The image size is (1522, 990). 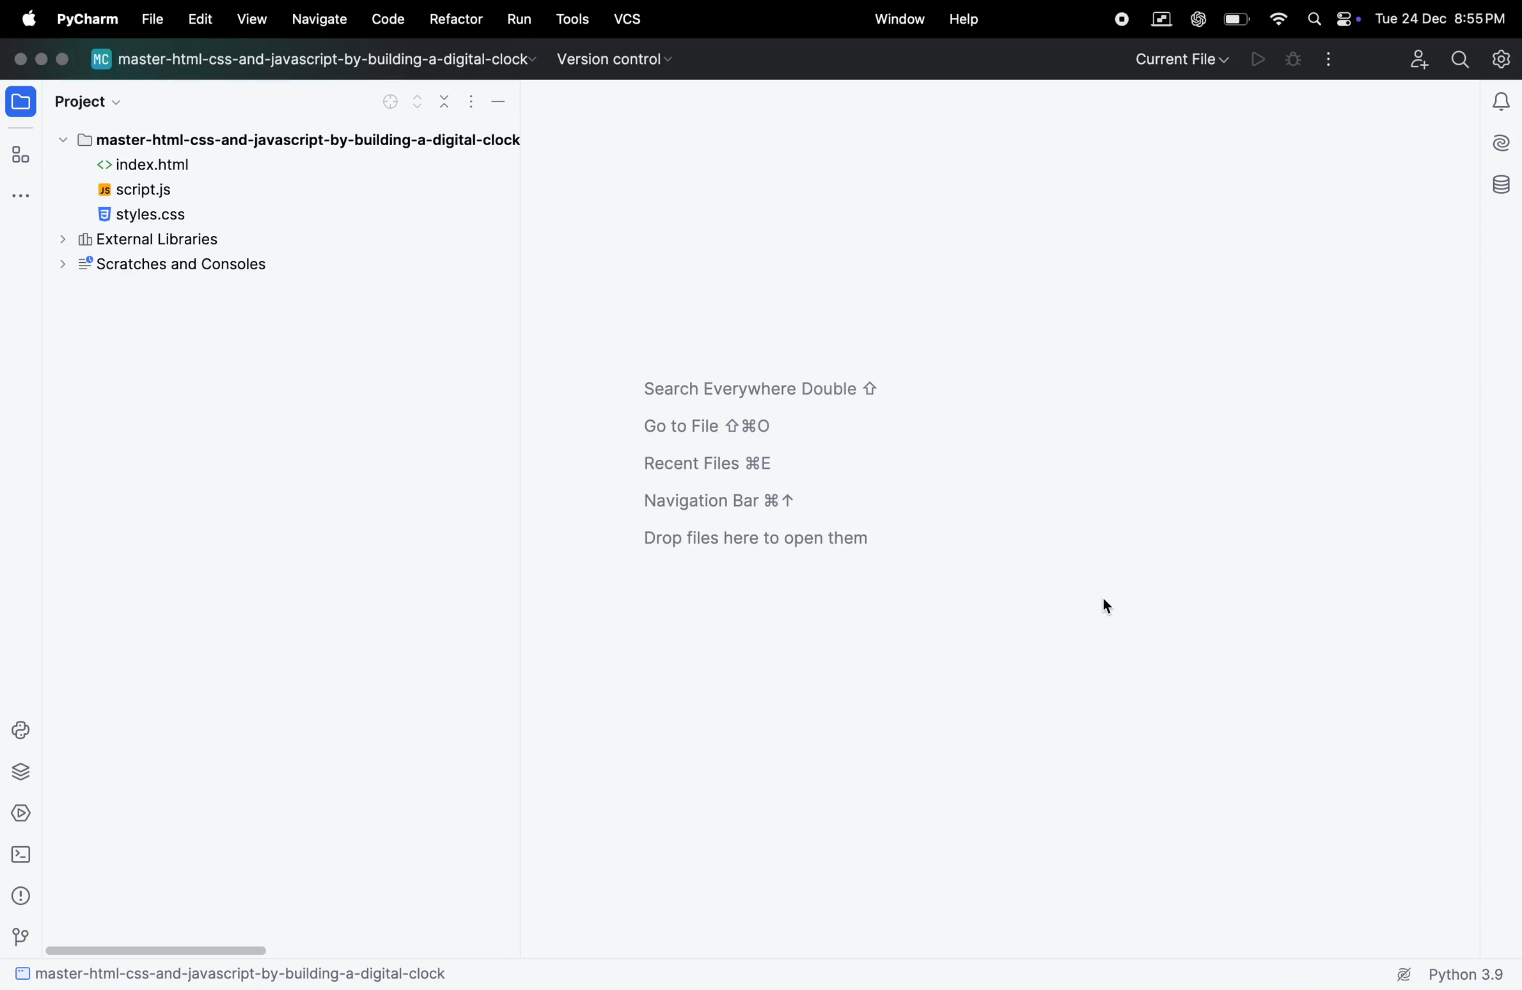 I want to click on structure, so click(x=22, y=153).